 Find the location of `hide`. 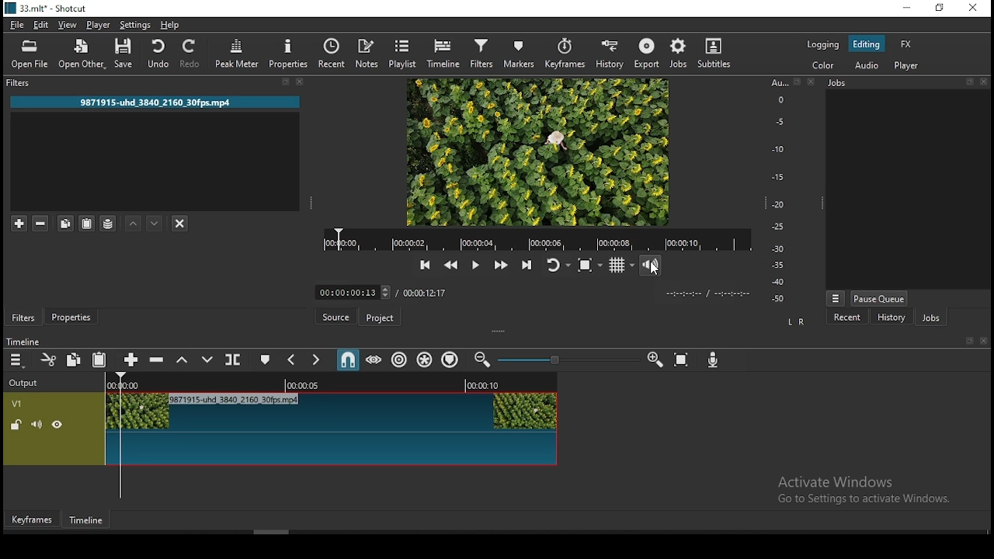

hide is located at coordinates (57, 425).